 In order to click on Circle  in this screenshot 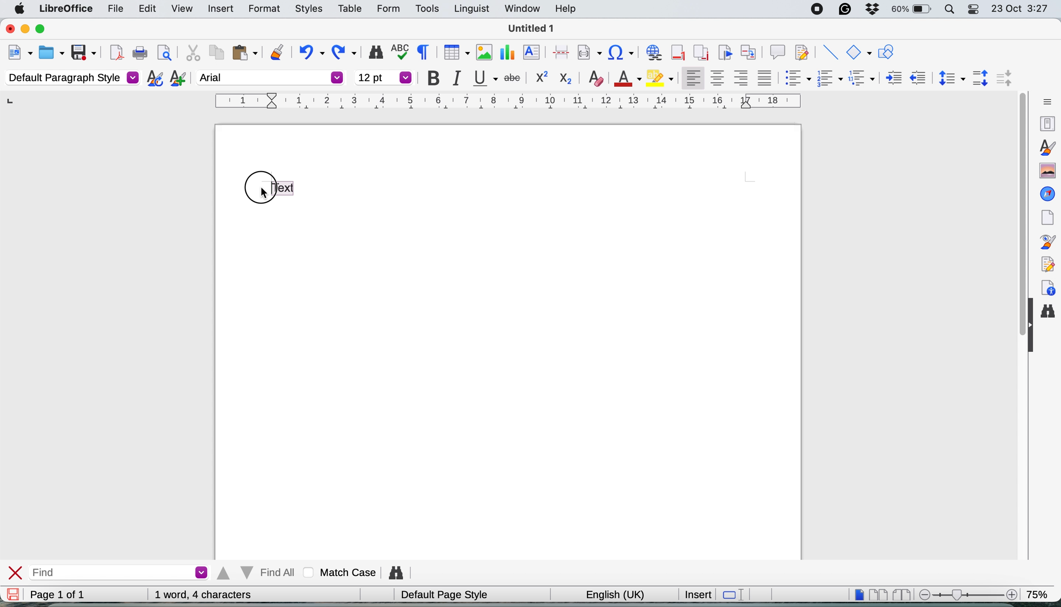, I will do `click(257, 189)`.